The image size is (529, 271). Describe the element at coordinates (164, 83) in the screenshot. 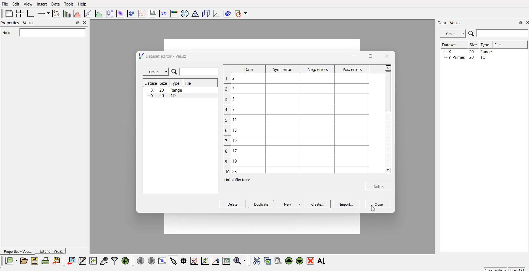

I see `| Size` at that location.